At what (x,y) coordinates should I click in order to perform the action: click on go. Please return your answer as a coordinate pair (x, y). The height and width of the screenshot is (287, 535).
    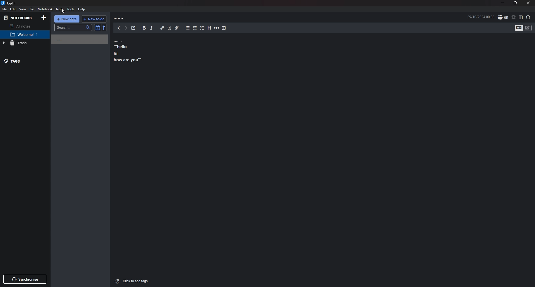
    Looking at the image, I should click on (32, 9).